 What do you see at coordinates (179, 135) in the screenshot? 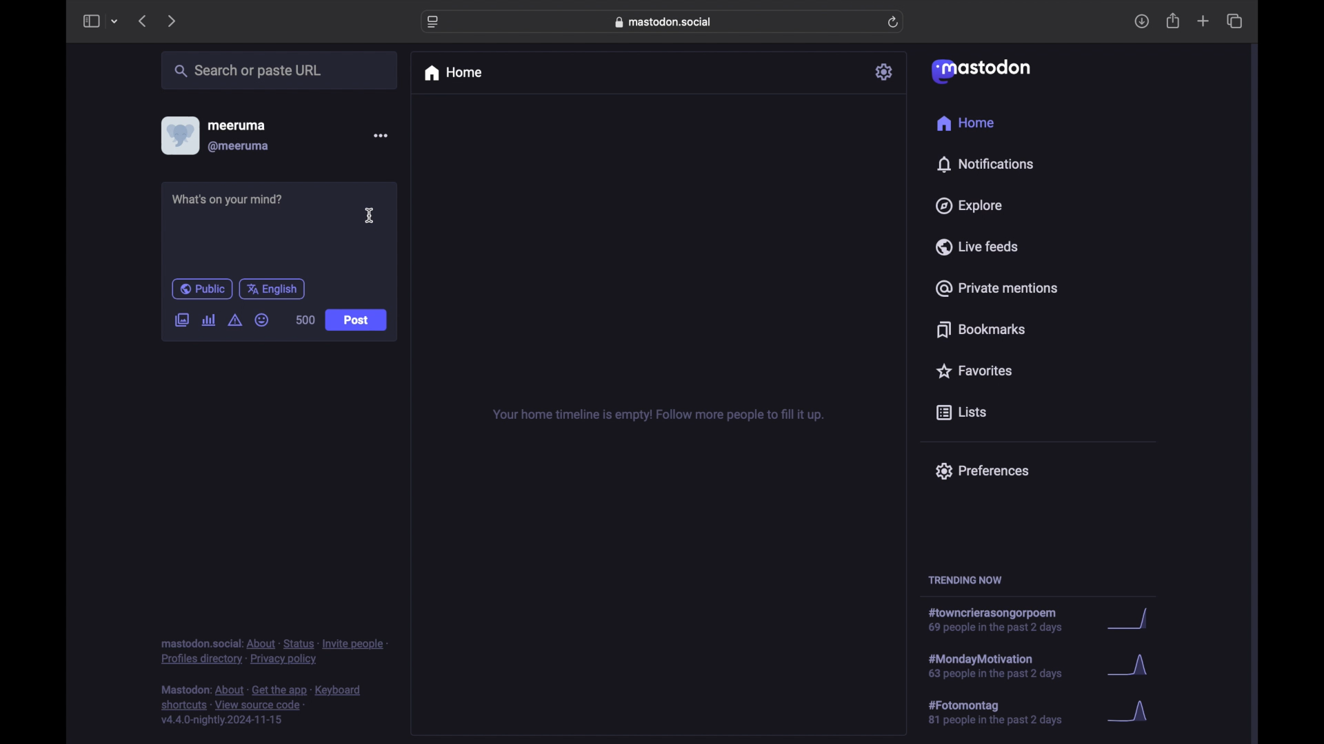
I see `display picture` at bounding box center [179, 135].